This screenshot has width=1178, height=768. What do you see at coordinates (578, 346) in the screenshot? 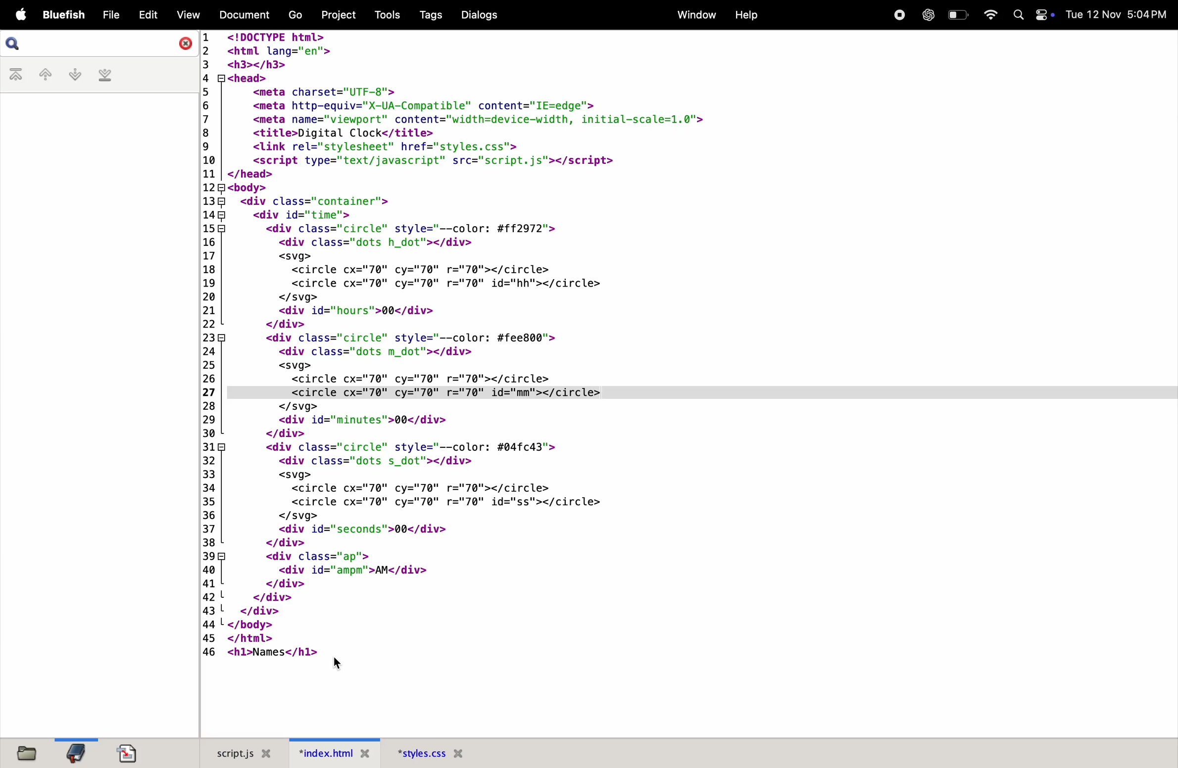
I see `code block` at bounding box center [578, 346].